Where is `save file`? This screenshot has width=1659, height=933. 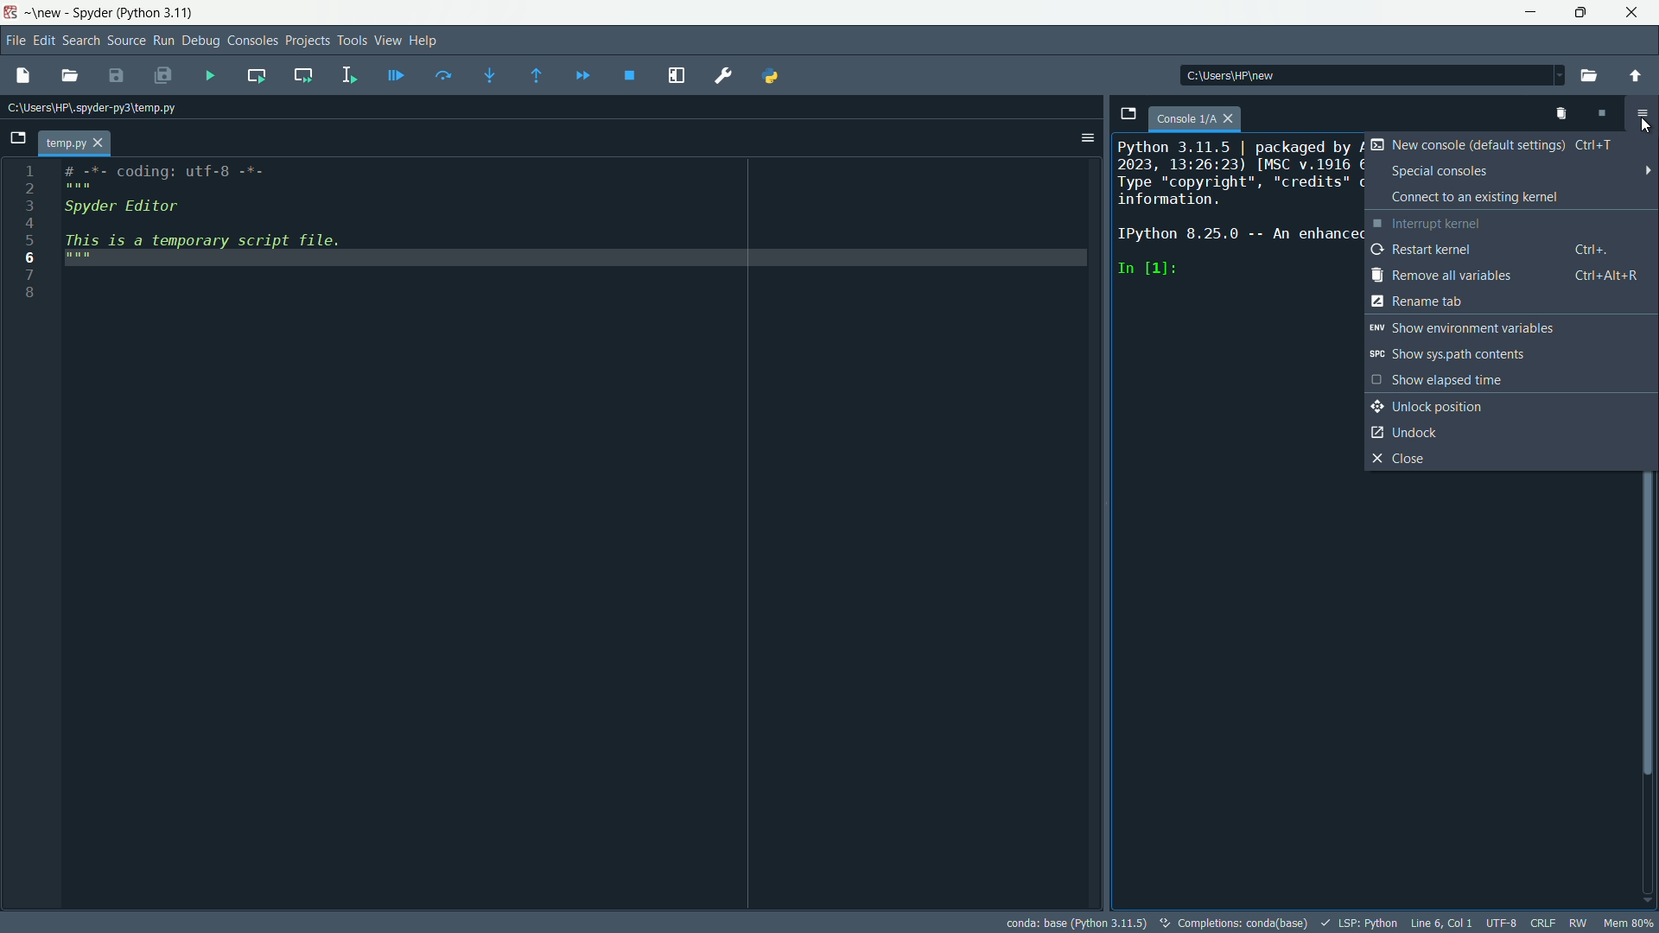 save file is located at coordinates (114, 75).